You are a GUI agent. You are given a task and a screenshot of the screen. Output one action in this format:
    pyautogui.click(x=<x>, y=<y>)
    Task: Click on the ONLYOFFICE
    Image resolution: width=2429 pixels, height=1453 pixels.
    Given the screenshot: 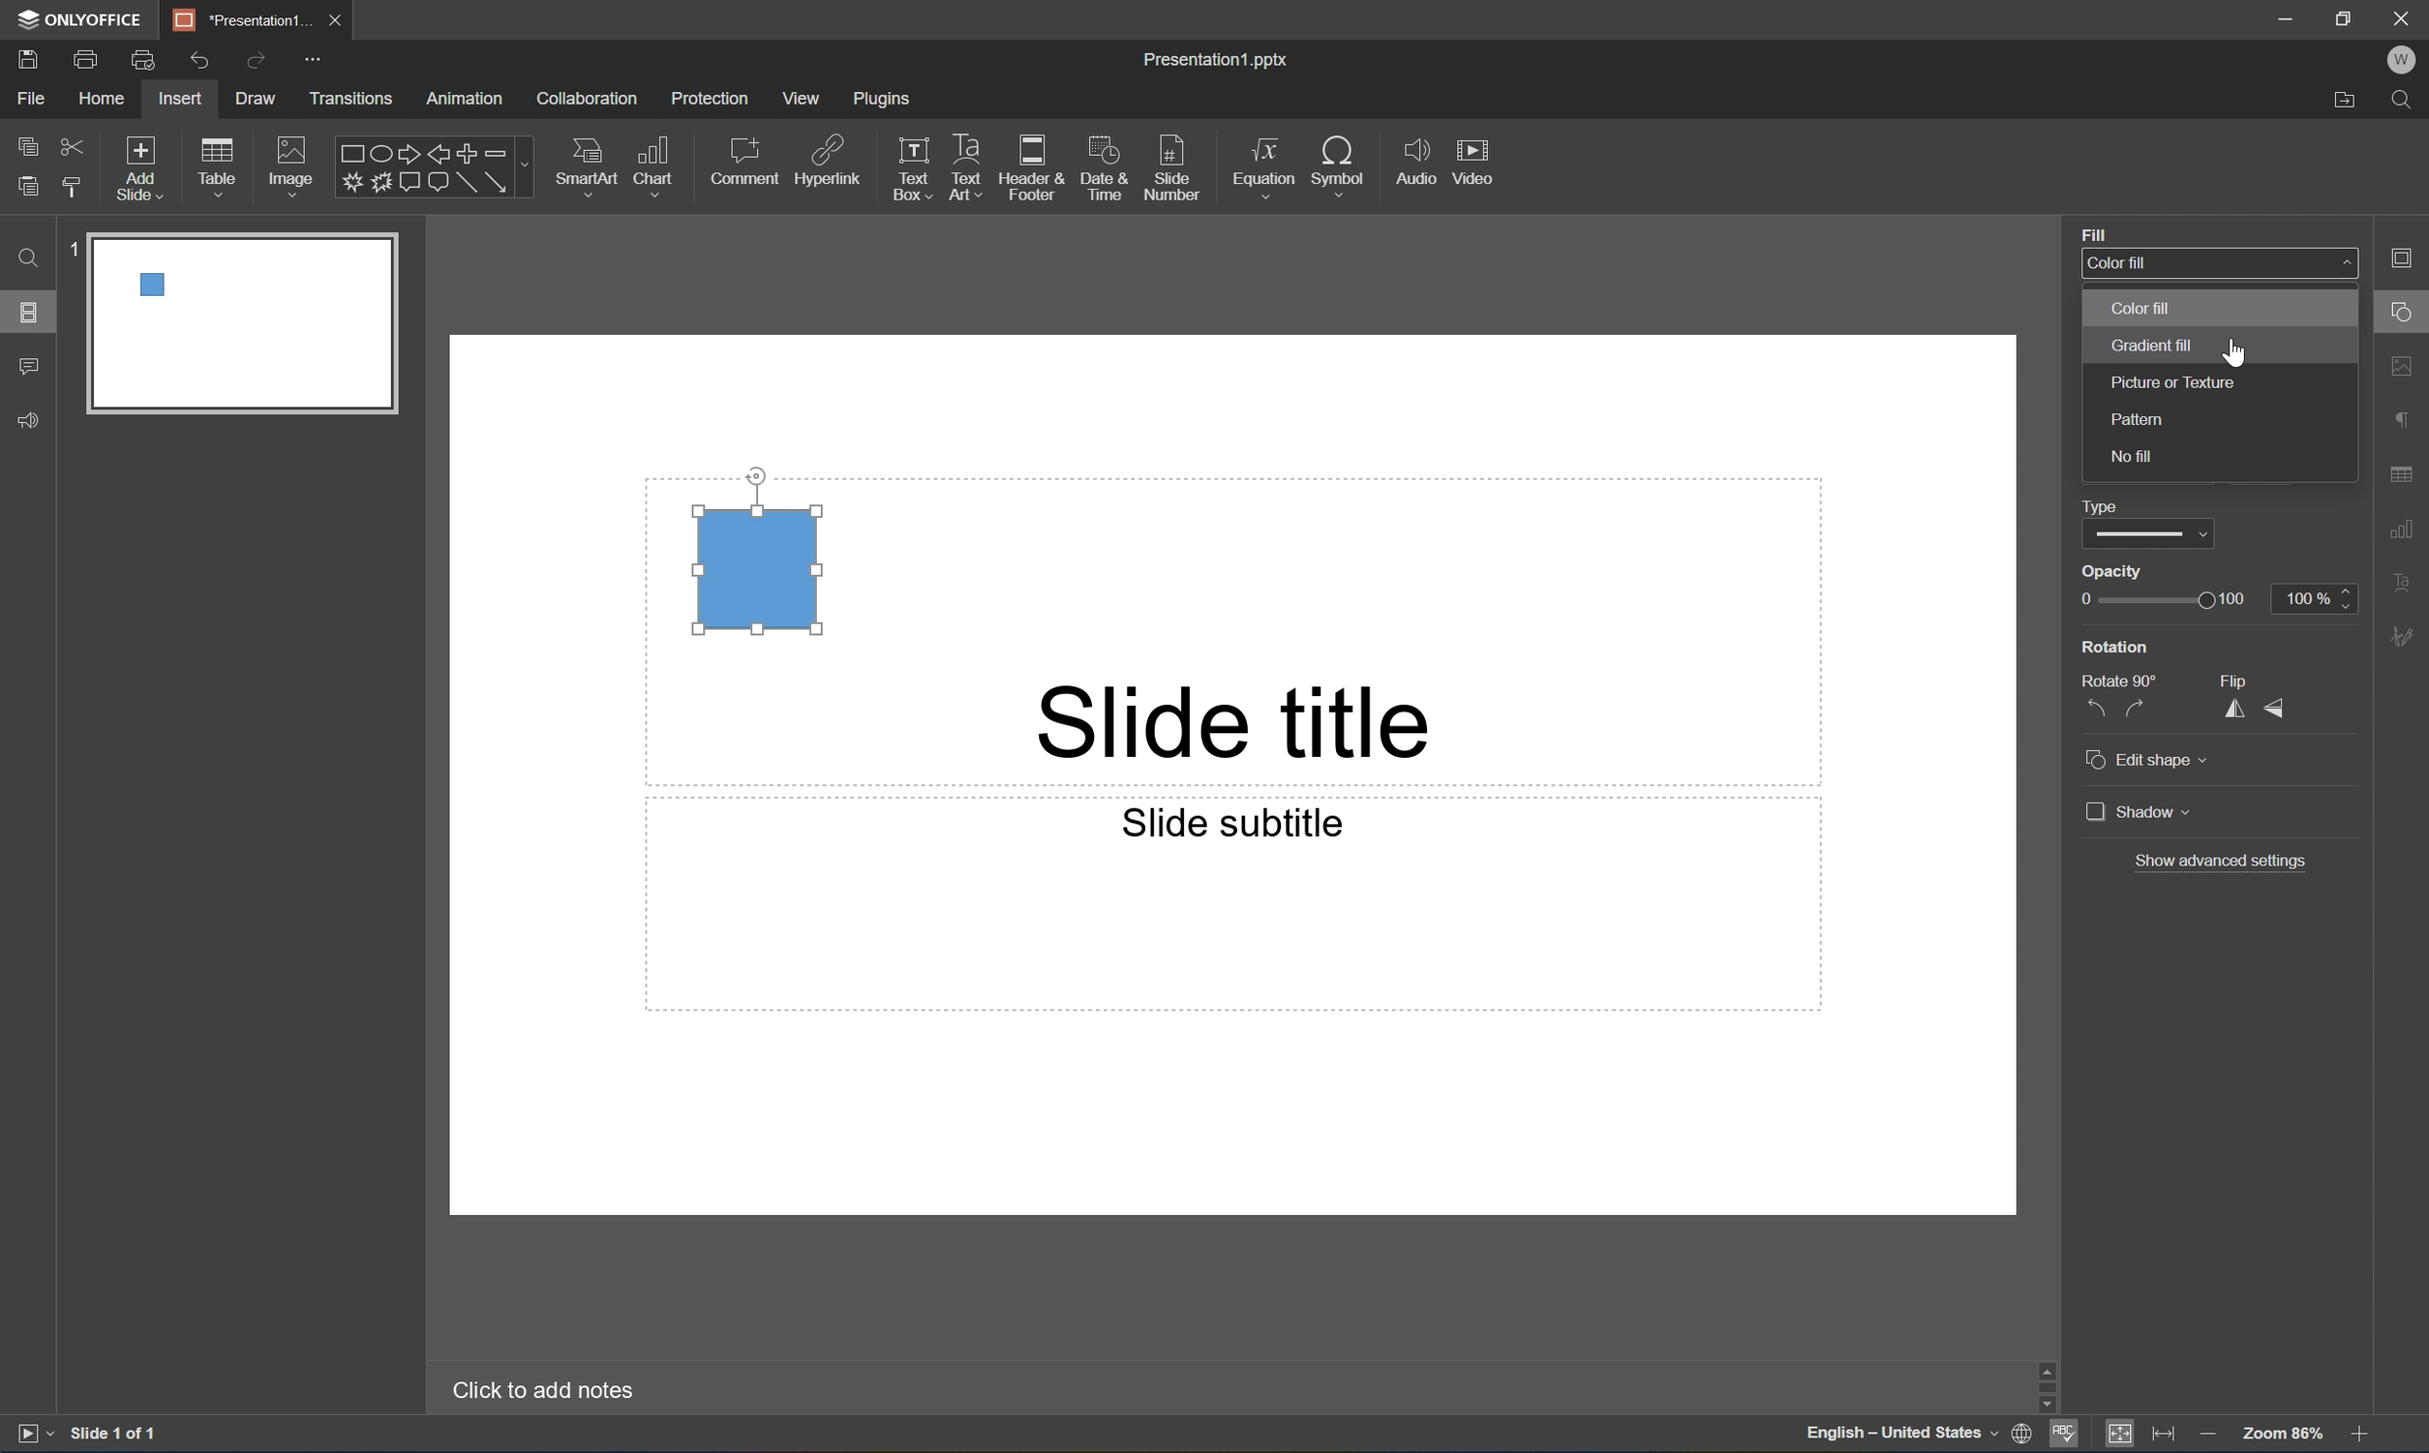 What is the action you would take?
    pyautogui.click(x=83, y=19)
    